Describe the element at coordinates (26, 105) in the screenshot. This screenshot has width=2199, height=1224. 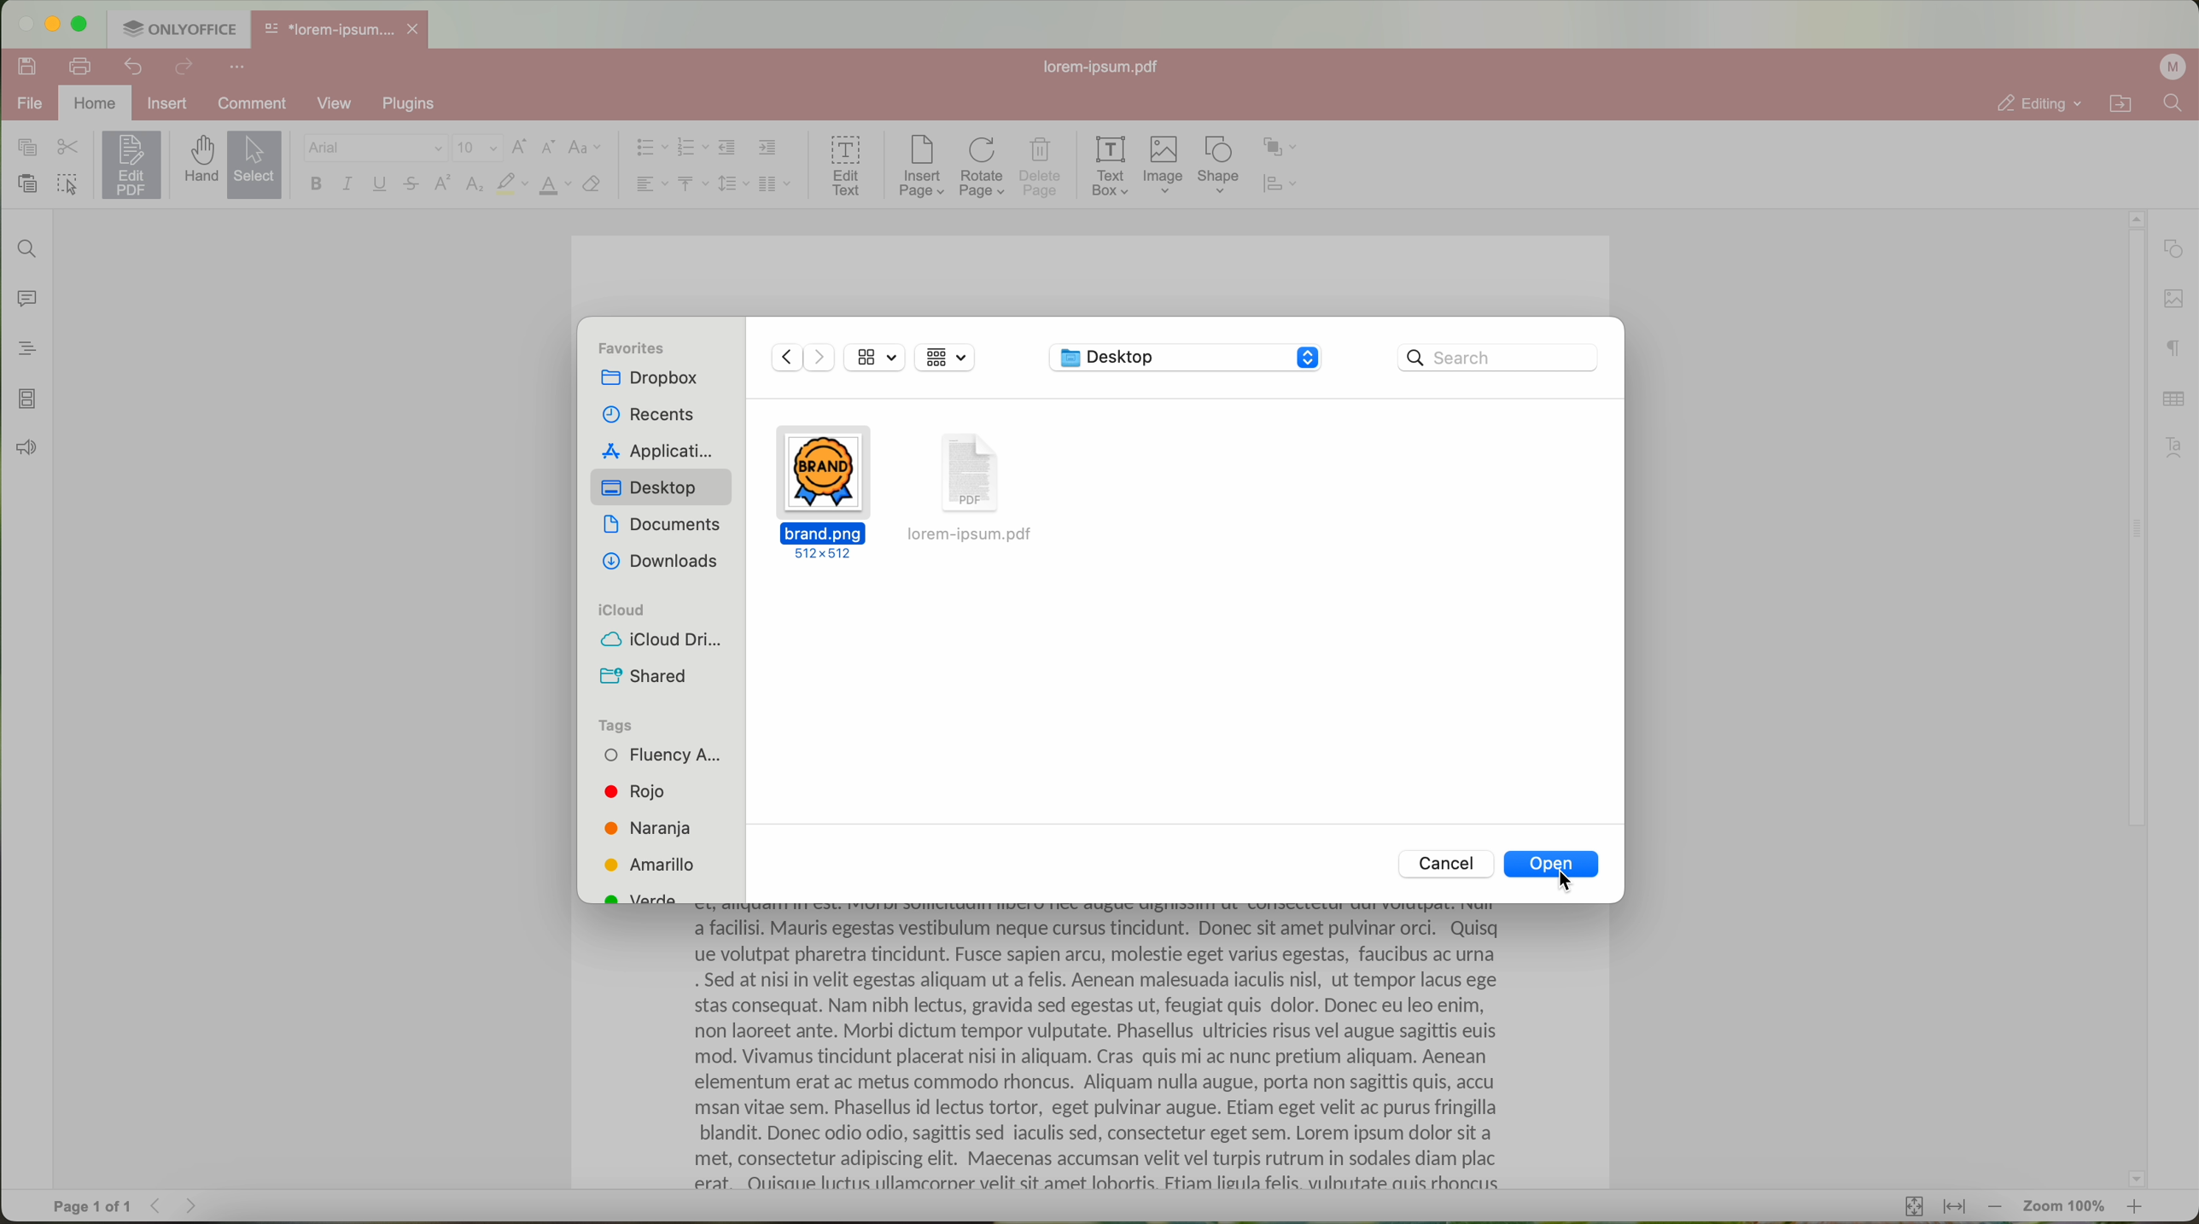
I see `file` at that location.